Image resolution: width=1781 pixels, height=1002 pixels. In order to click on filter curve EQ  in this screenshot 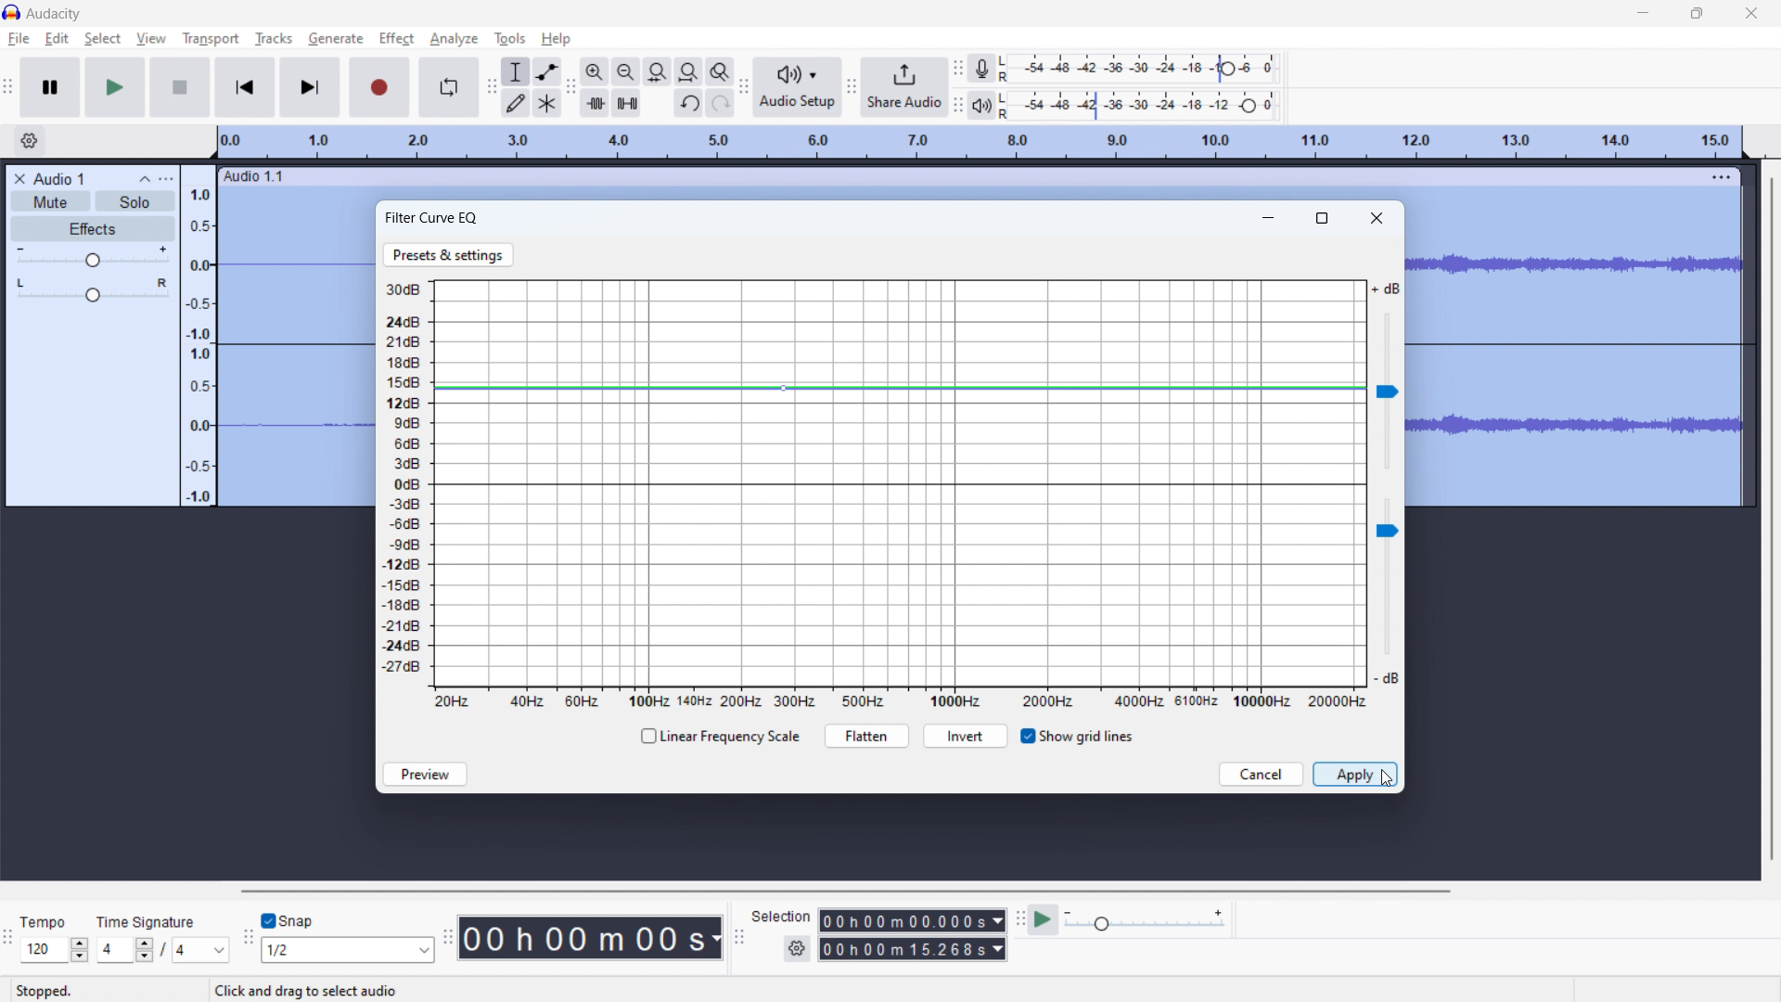, I will do `click(432, 218)`.